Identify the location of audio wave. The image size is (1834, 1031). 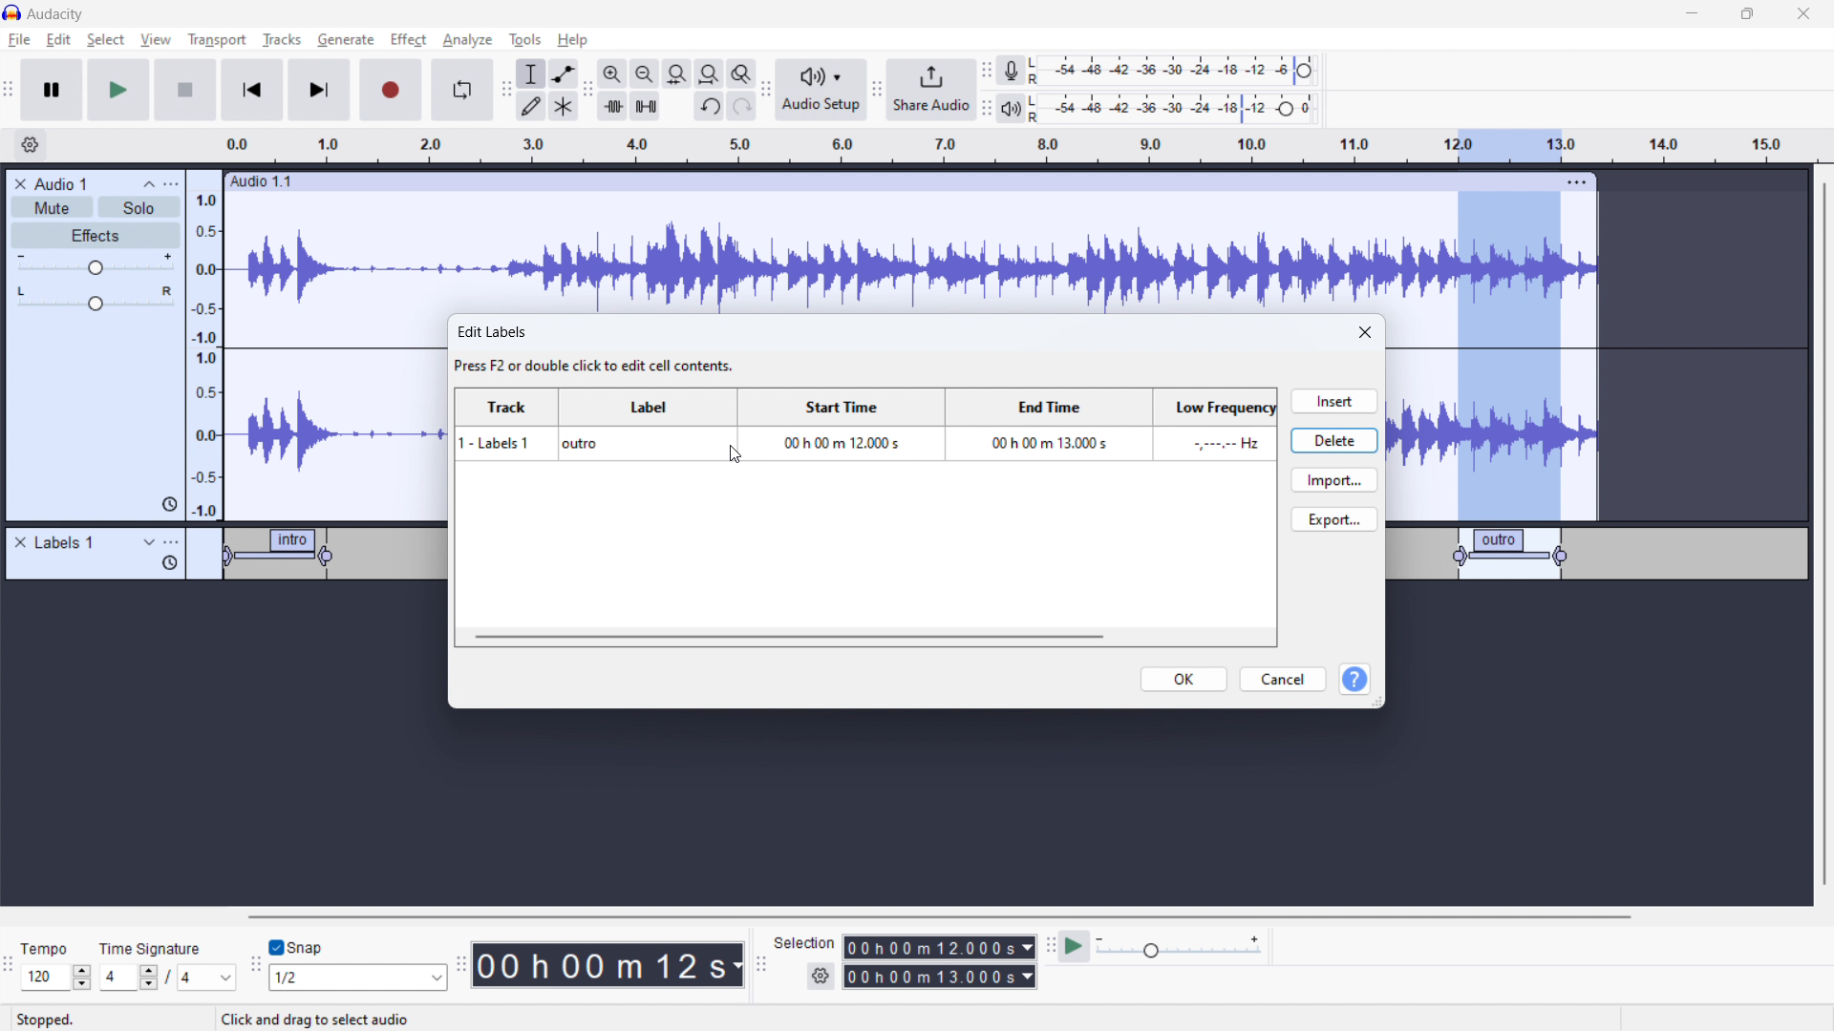
(910, 254).